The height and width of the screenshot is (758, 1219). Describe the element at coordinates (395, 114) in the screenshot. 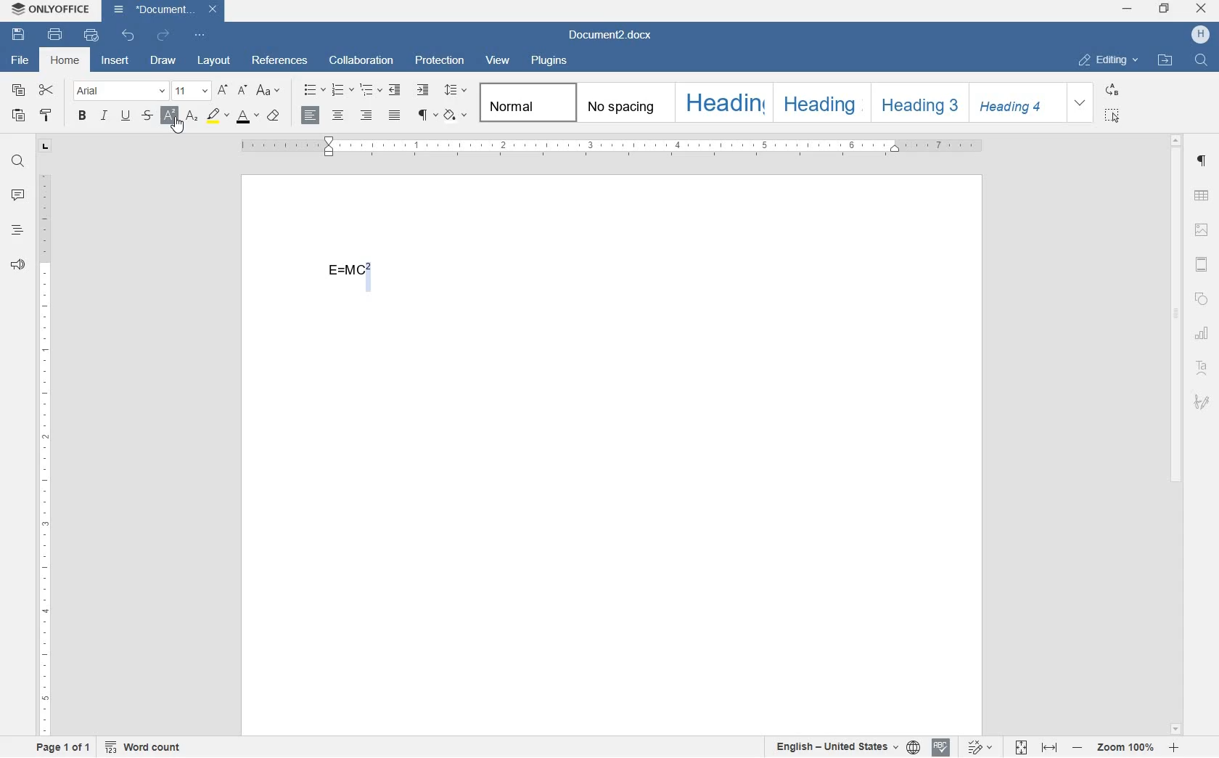

I see `justified` at that location.